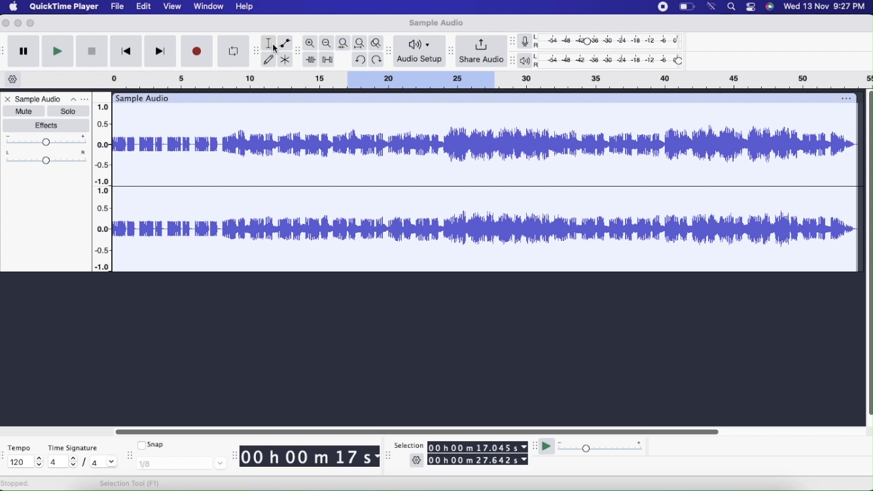 The image size is (873, 491). What do you see at coordinates (173, 7) in the screenshot?
I see `View` at bounding box center [173, 7].